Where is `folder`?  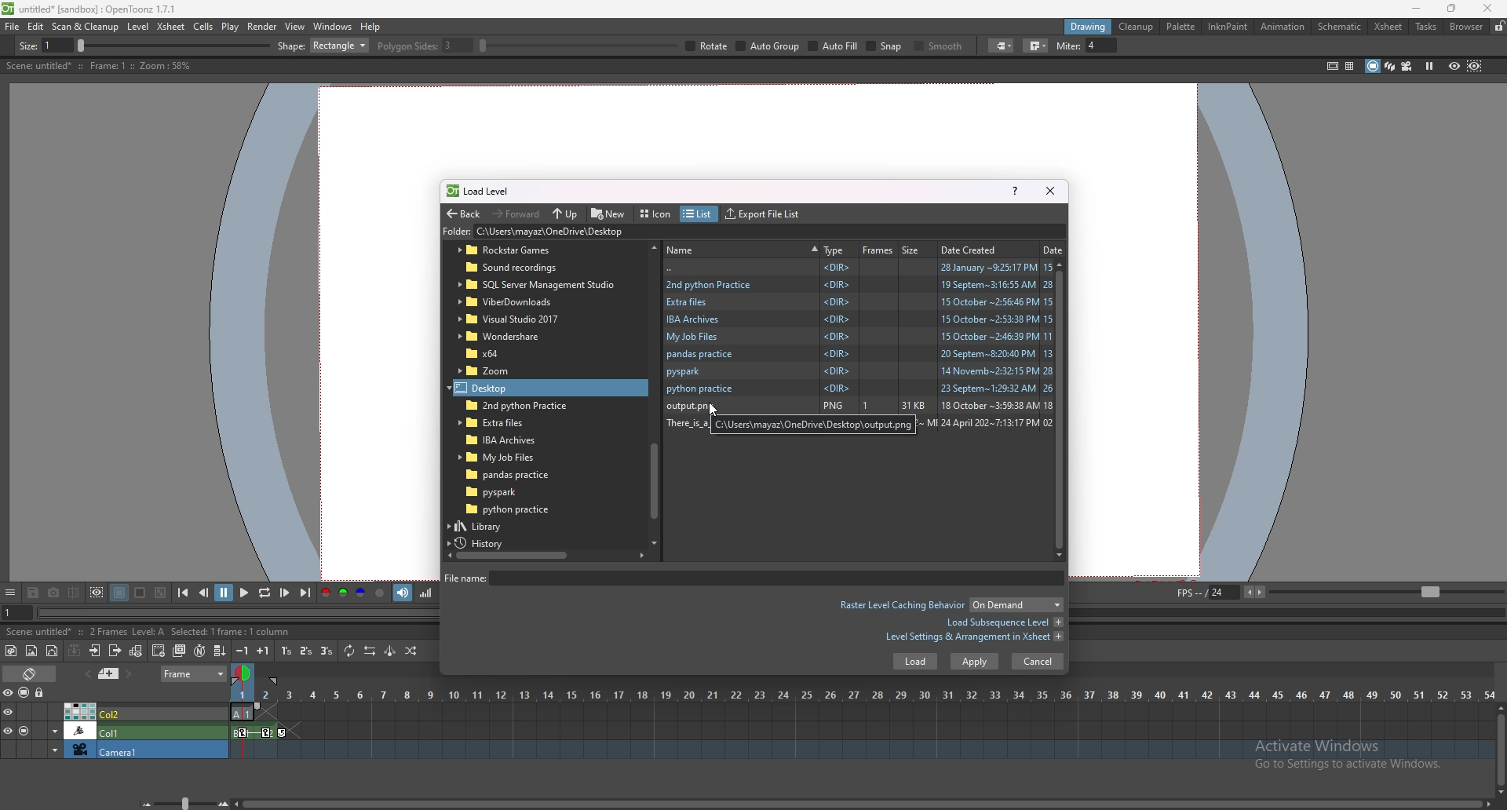 folder is located at coordinates (511, 319).